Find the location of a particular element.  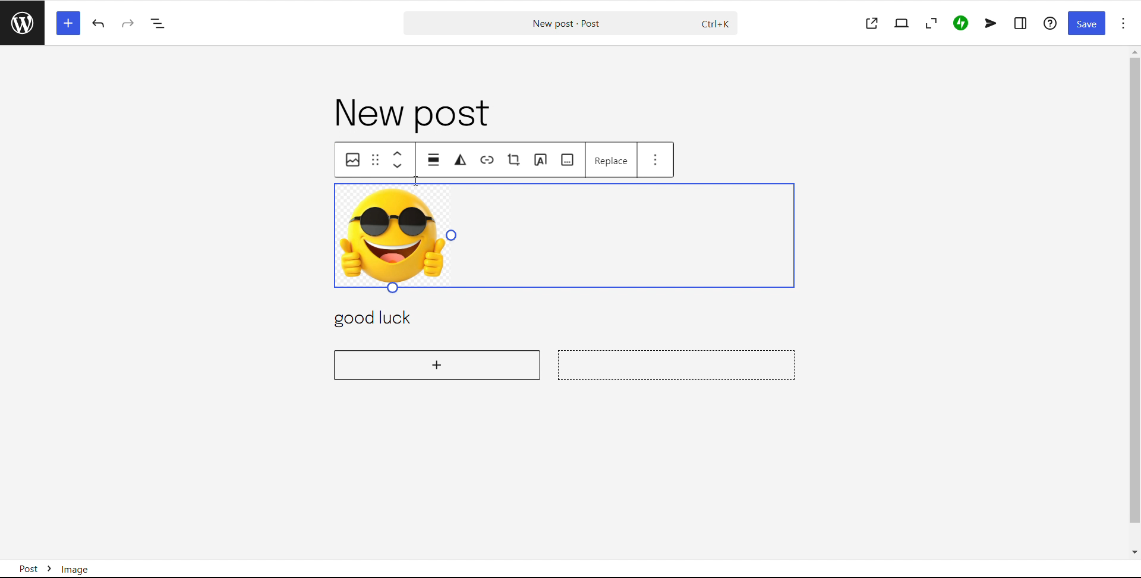

read posts is located at coordinates (22, 23).